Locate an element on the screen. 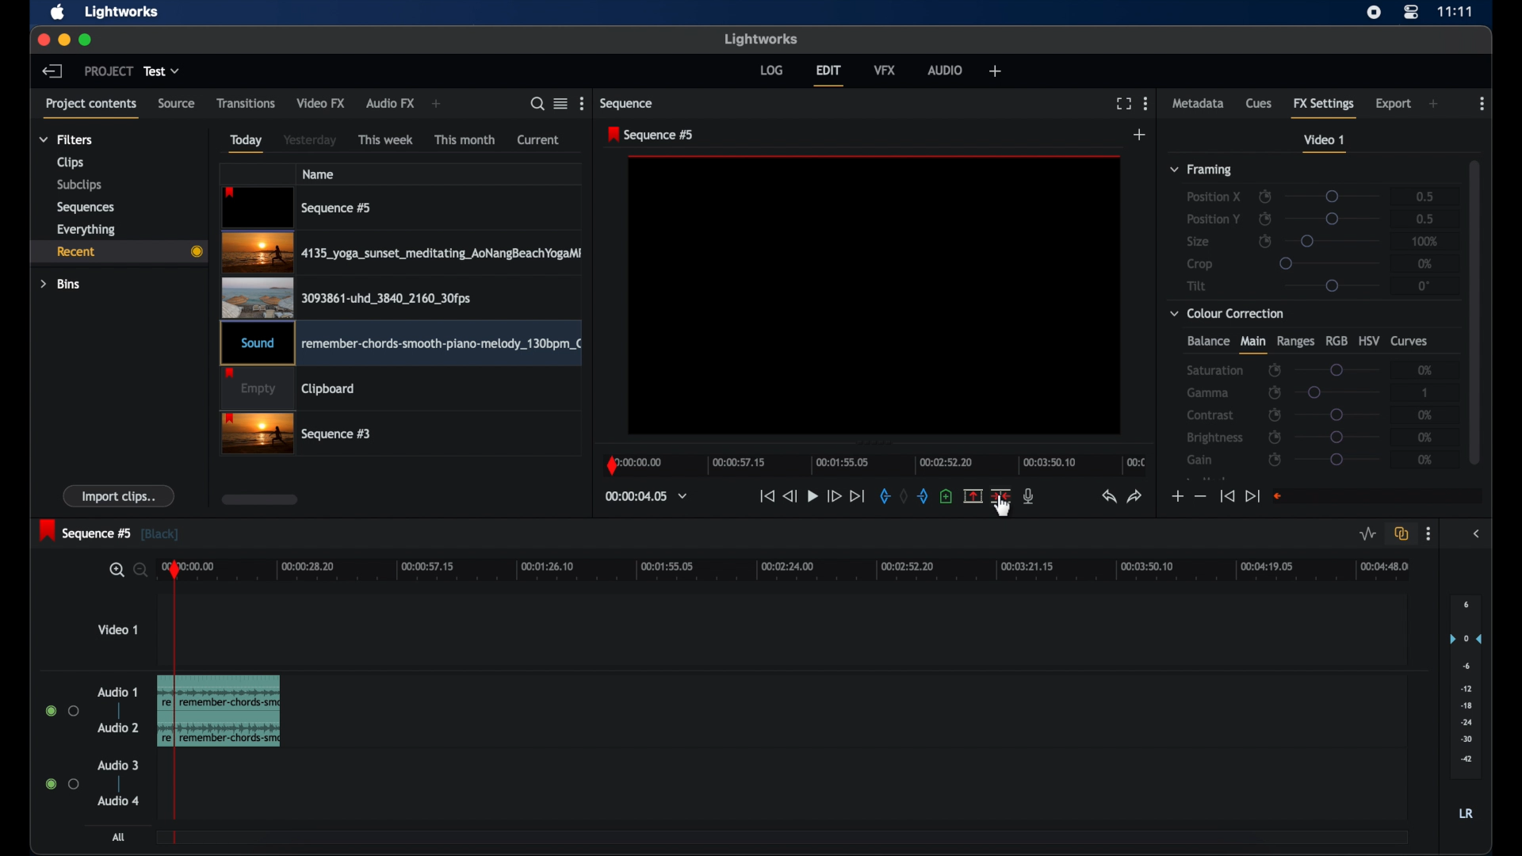 The width and height of the screenshot is (1522, 856). brightness is located at coordinates (1216, 438).